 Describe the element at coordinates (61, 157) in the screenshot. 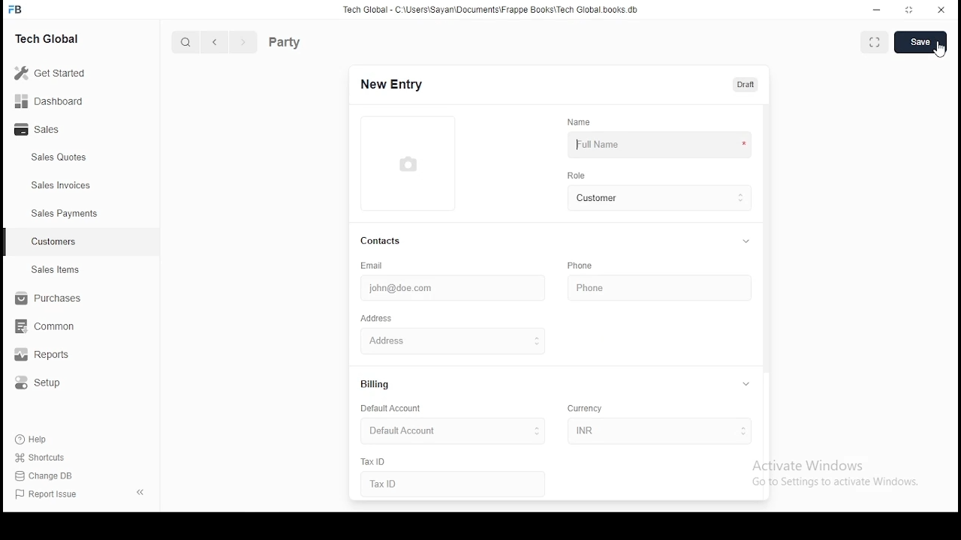

I see `sales quotes` at that location.